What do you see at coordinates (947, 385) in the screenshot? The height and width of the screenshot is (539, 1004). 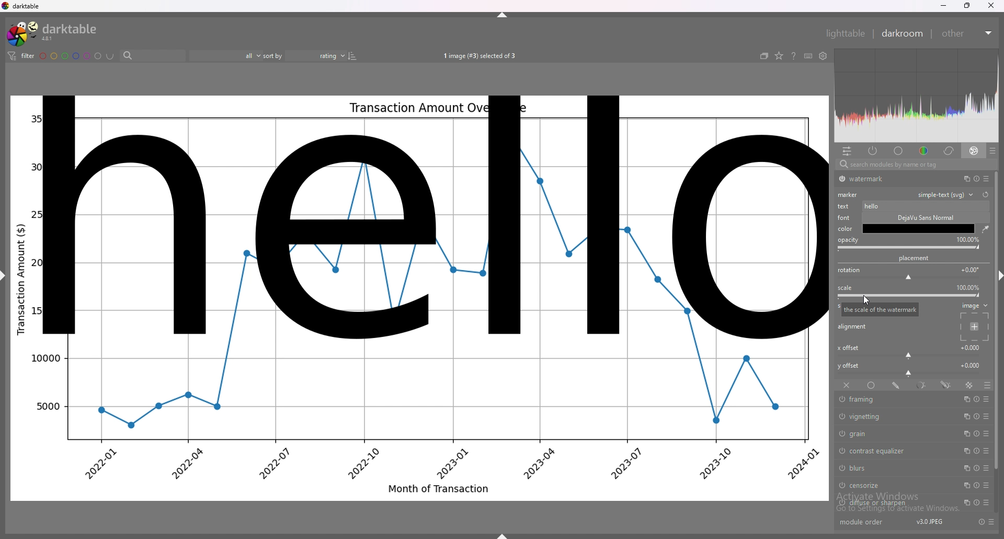 I see `drawn and parametric mask` at bounding box center [947, 385].